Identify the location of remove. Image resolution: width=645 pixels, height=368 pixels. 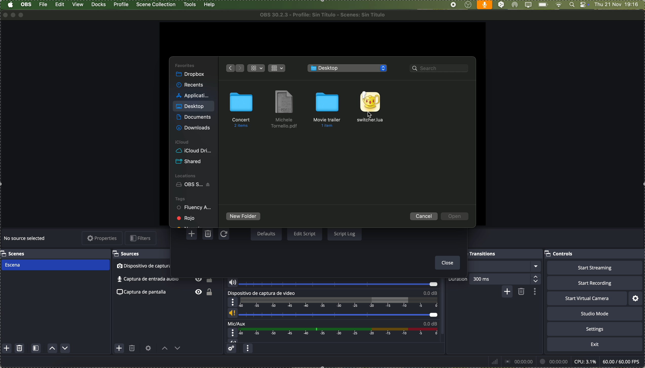
(522, 292).